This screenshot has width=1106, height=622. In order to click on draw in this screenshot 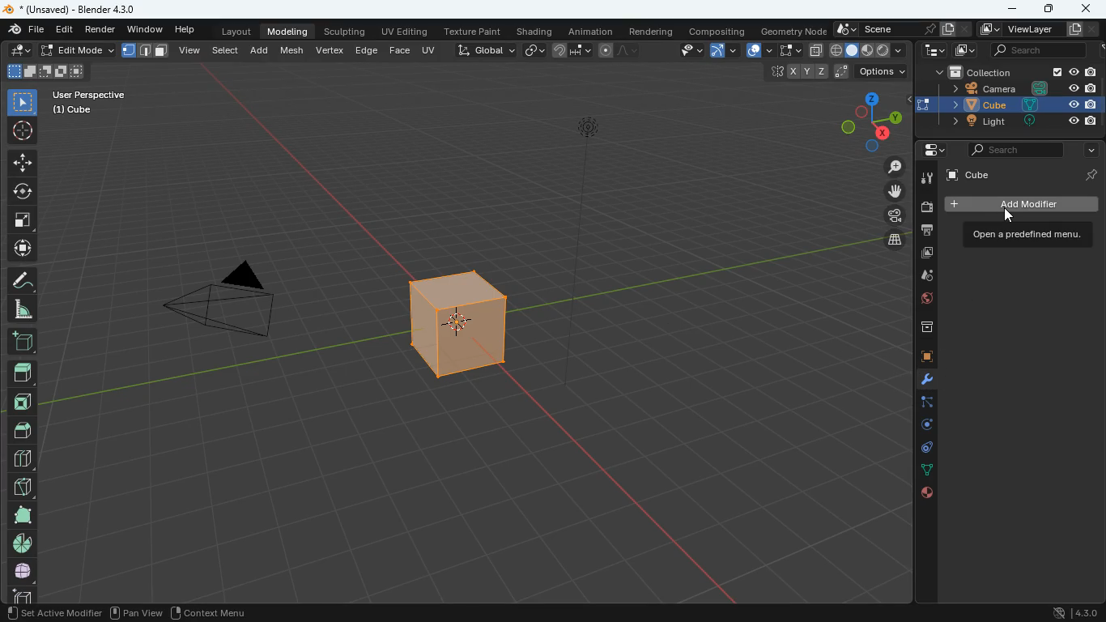, I will do `click(620, 50)`.